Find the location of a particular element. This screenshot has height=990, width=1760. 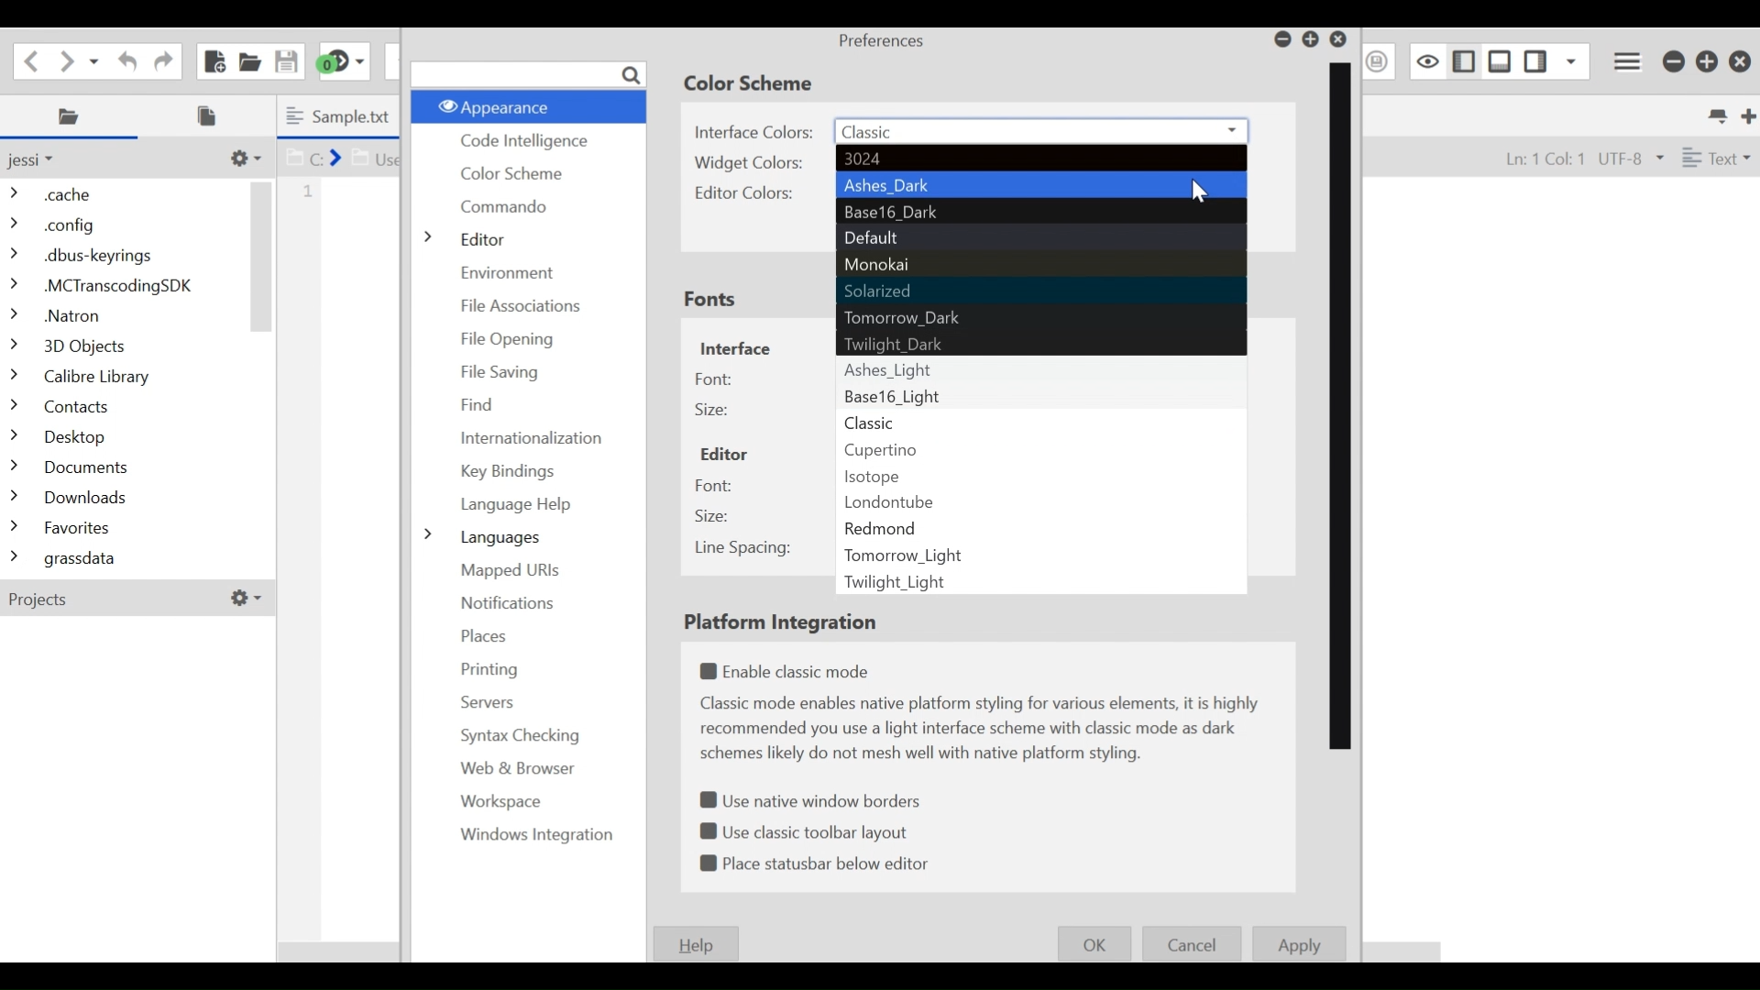

base 16 light is located at coordinates (1039, 396).